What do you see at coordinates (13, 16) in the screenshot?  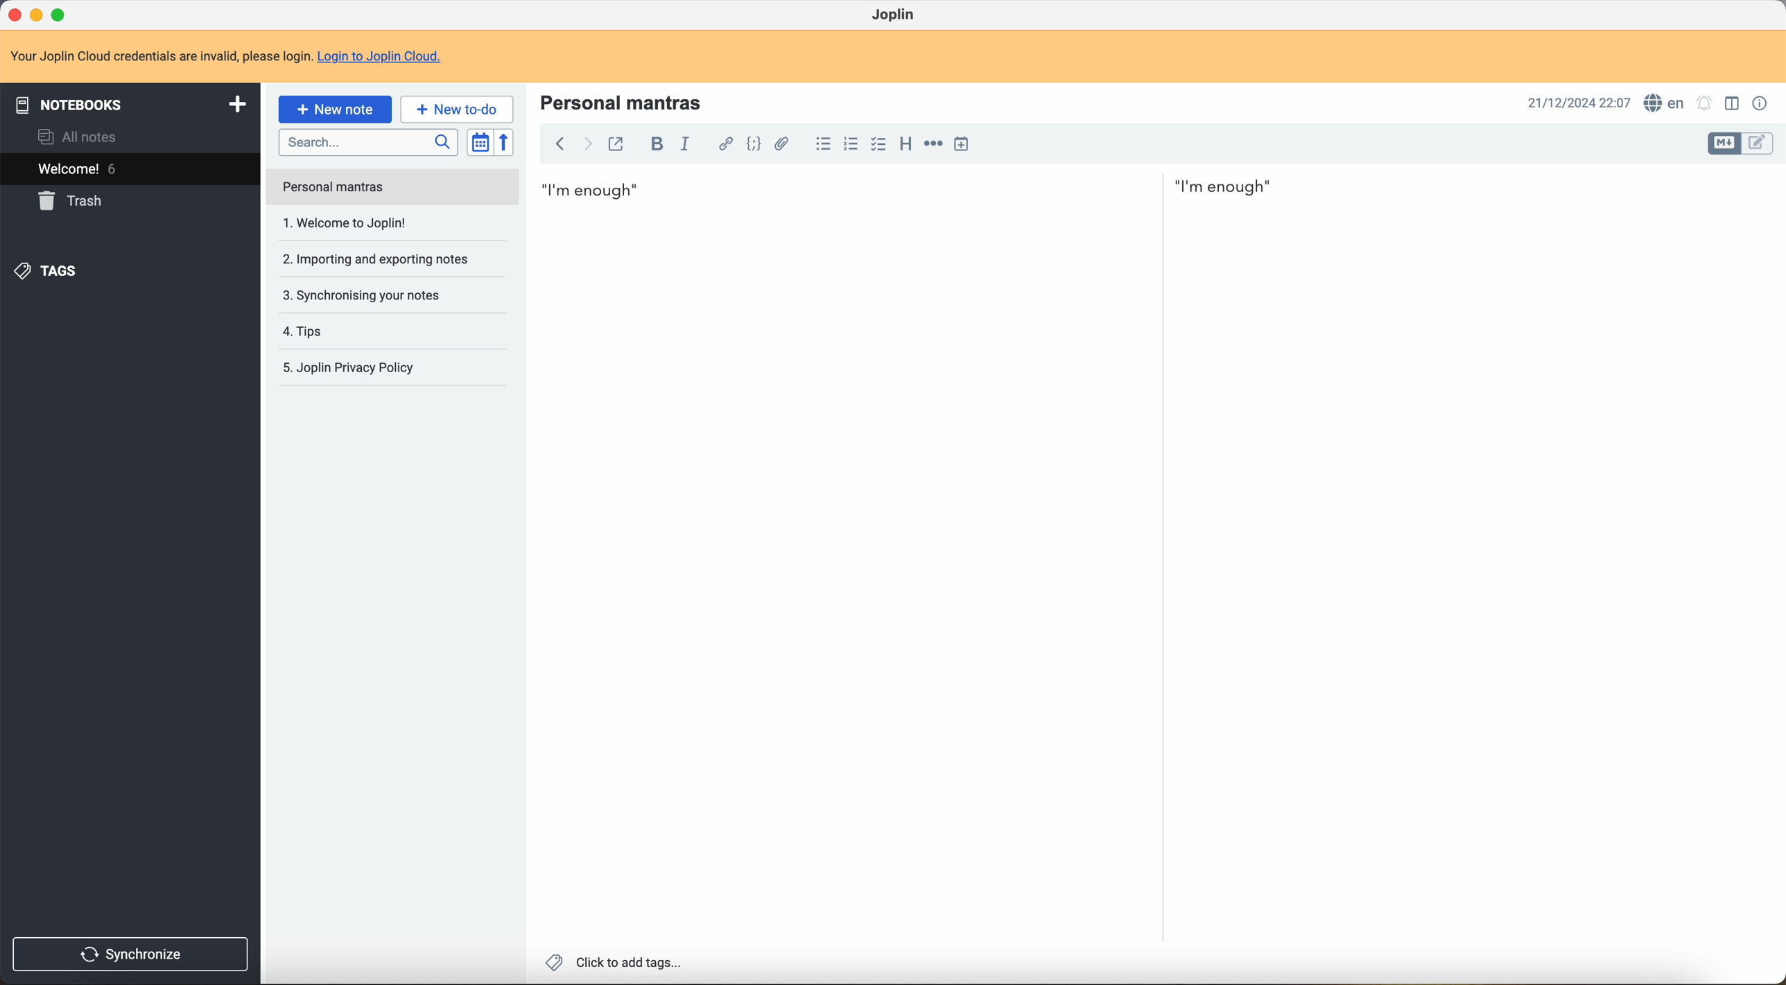 I see `close program` at bounding box center [13, 16].